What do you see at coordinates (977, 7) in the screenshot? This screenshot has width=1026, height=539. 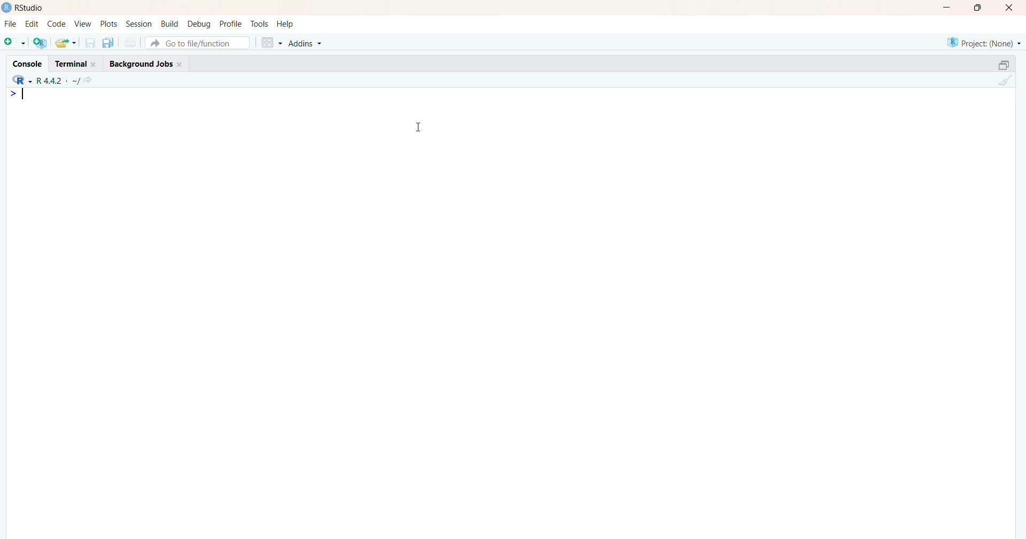 I see `maximize` at bounding box center [977, 7].